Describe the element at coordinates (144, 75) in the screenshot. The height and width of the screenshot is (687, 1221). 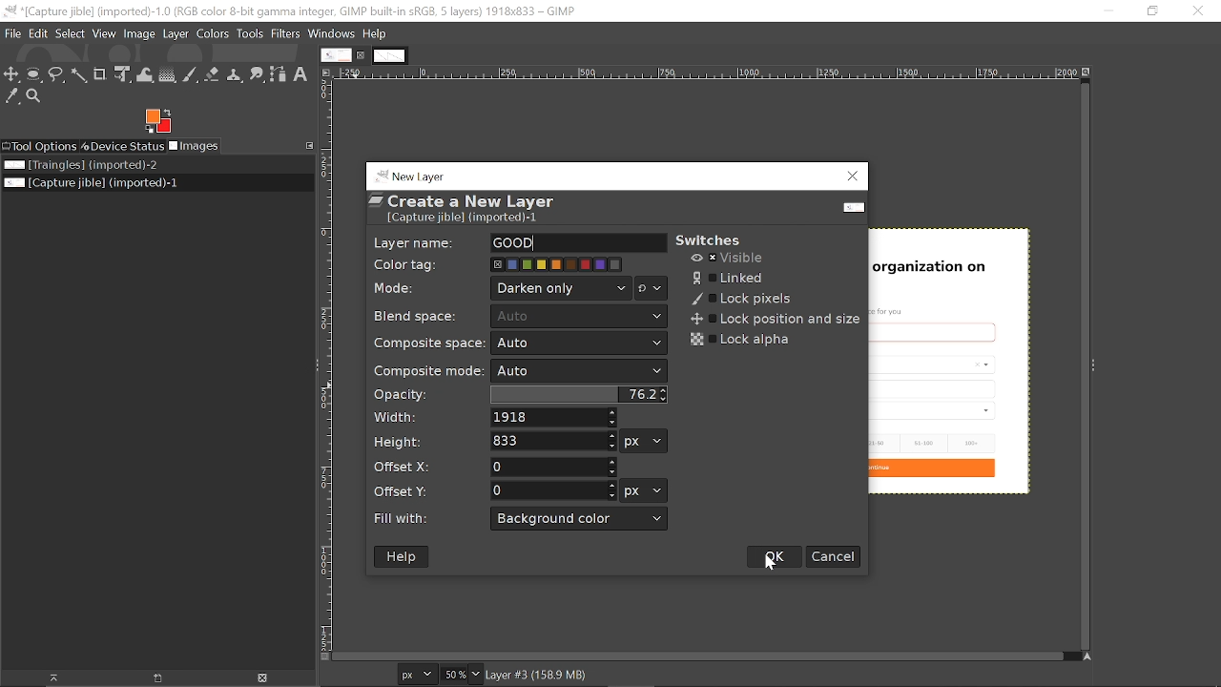
I see `Wrap text tool` at that location.